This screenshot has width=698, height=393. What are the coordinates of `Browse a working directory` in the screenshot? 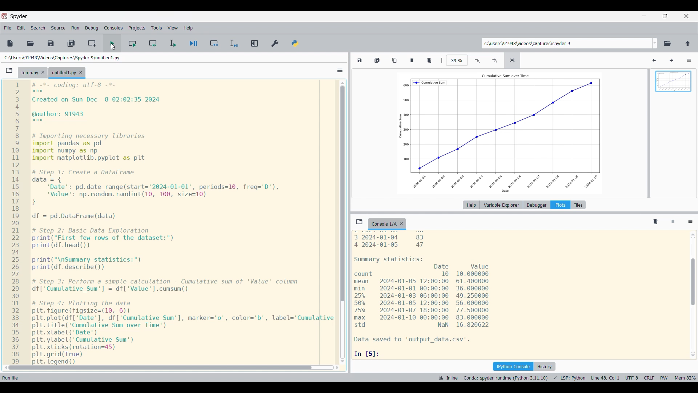 It's located at (668, 44).